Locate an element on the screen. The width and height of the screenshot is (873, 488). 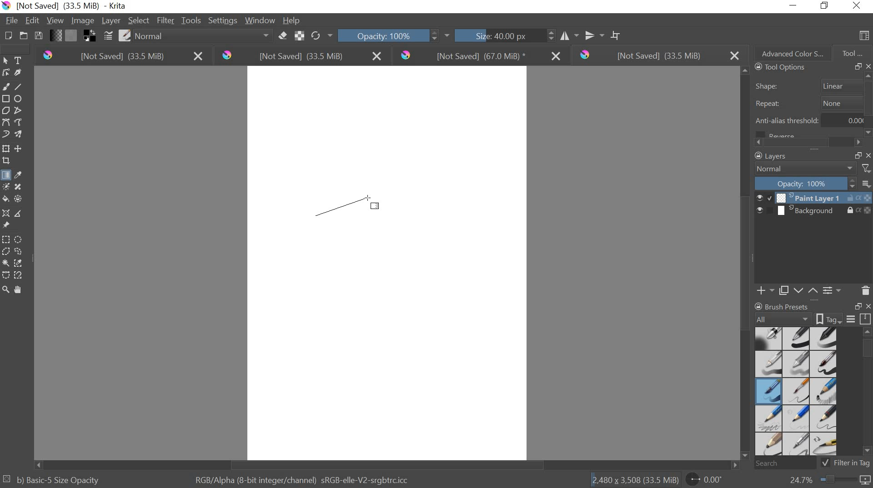
LAYER is located at coordinates (110, 21).